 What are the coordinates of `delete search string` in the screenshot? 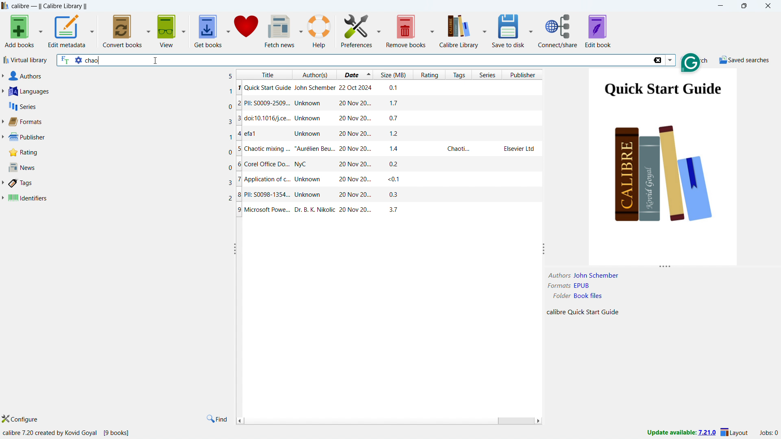 It's located at (658, 60).